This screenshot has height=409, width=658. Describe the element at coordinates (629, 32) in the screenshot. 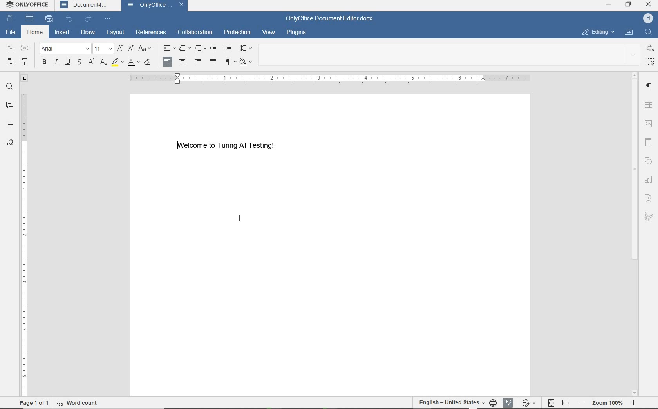

I see `OPEN FILE LOCATION` at that location.